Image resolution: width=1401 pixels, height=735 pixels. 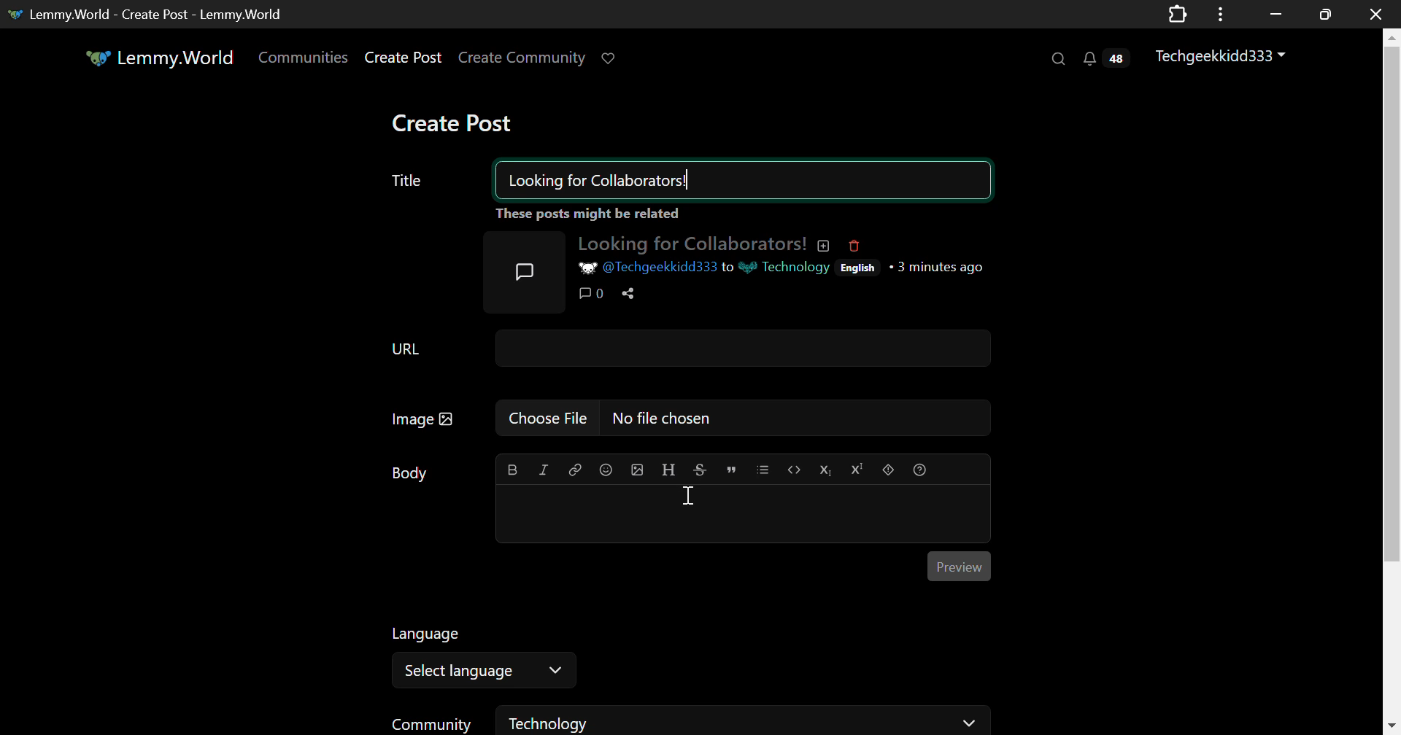 I want to click on Vertical Scroll Bar, so click(x=1392, y=381).